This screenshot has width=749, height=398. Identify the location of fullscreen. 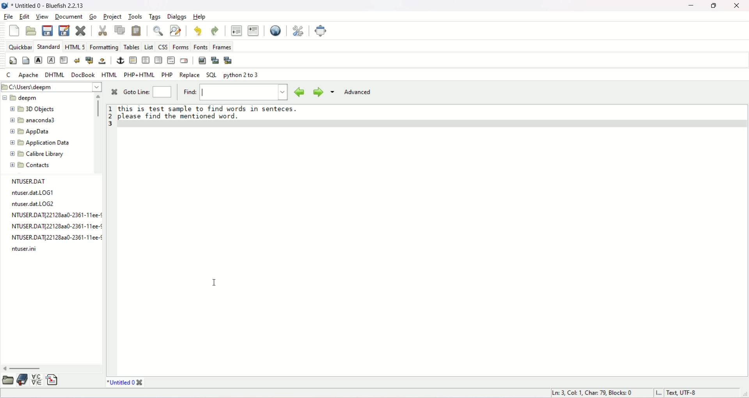
(322, 30).